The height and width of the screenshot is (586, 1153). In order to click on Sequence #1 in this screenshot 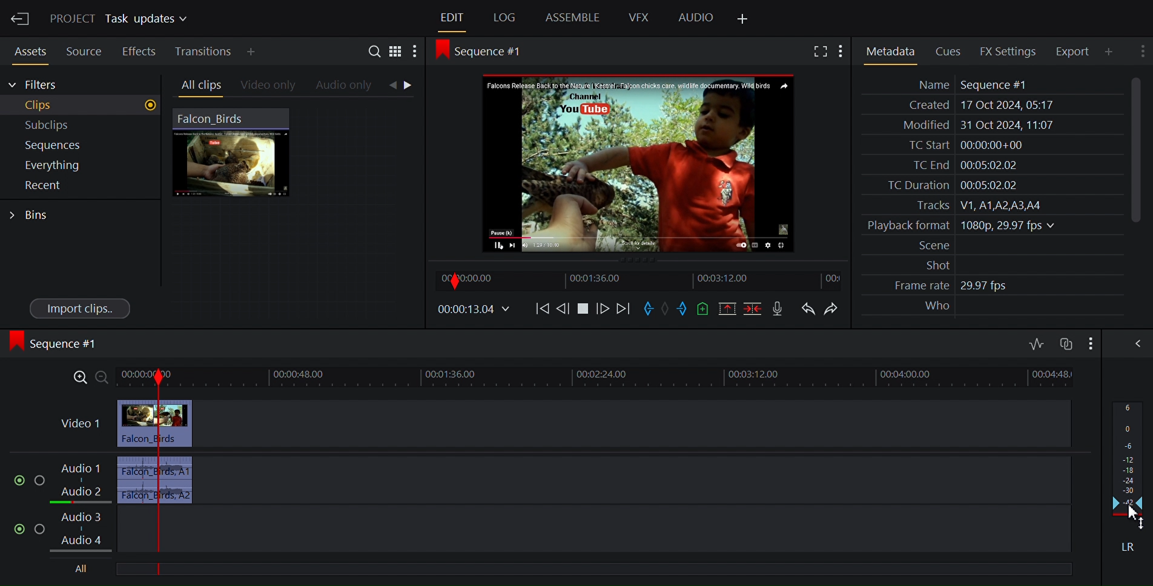, I will do `click(56, 346)`.